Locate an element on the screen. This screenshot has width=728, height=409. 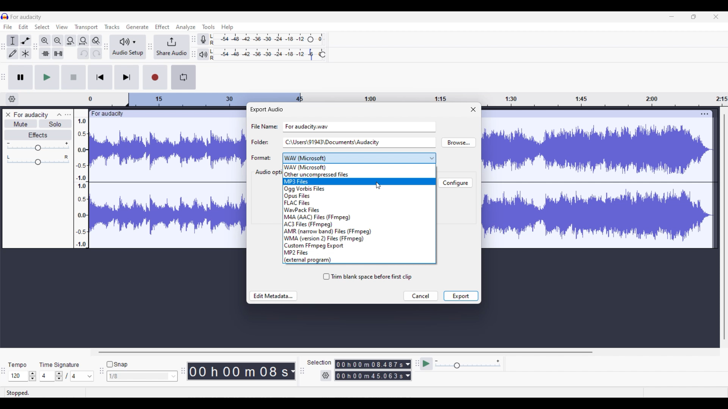
Custom FFmpeg Export is located at coordinates (359, 246).